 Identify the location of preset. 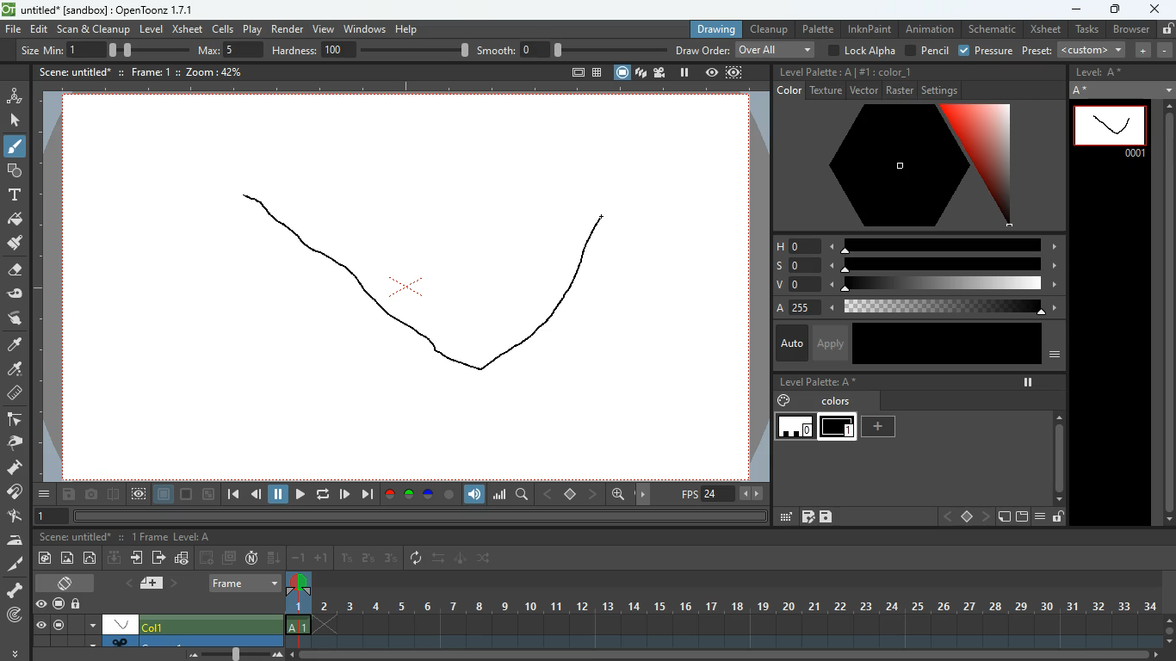
(1075, 50).